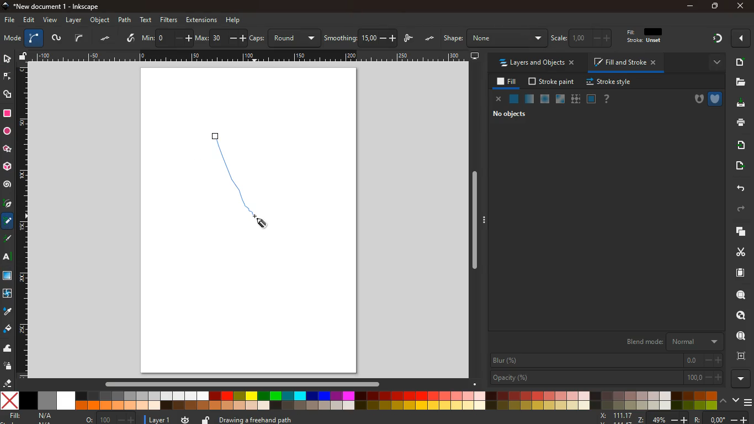 This screenshot has width=754, height=424. Describe the element at coordinates (674, 418) in the screenshot. I see `zoom` at that location.